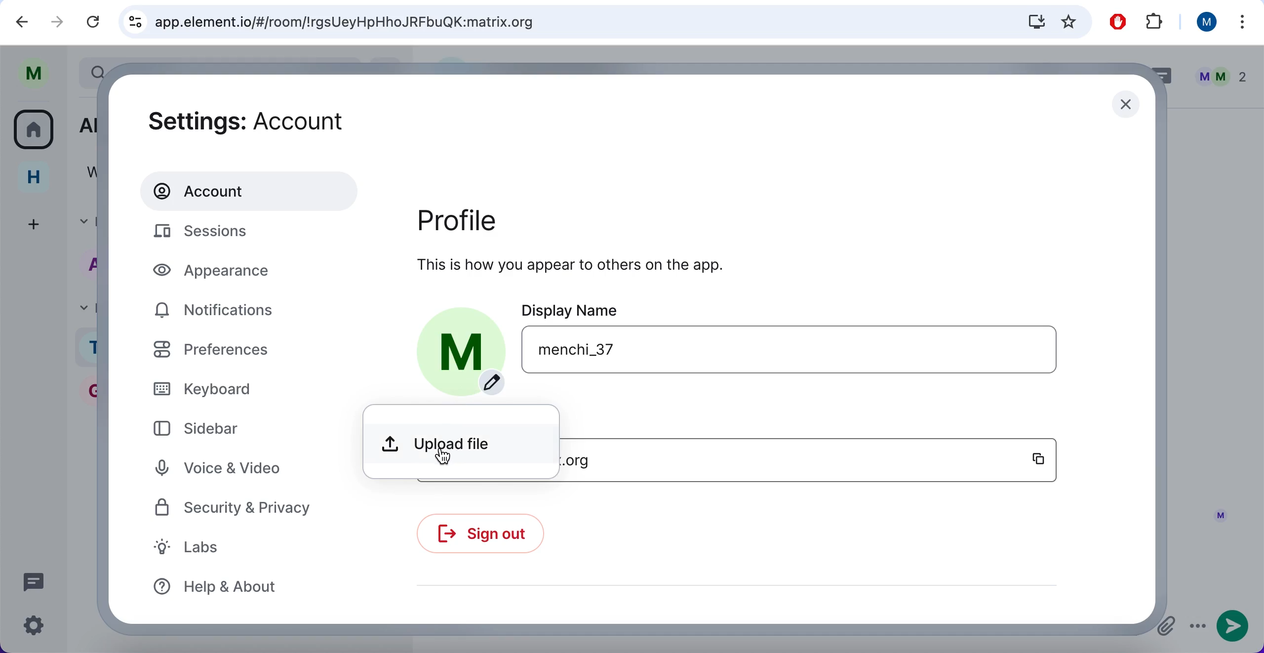  Describe the element at coordinates (823, 353) in the screenshot. I see `user` at that location.